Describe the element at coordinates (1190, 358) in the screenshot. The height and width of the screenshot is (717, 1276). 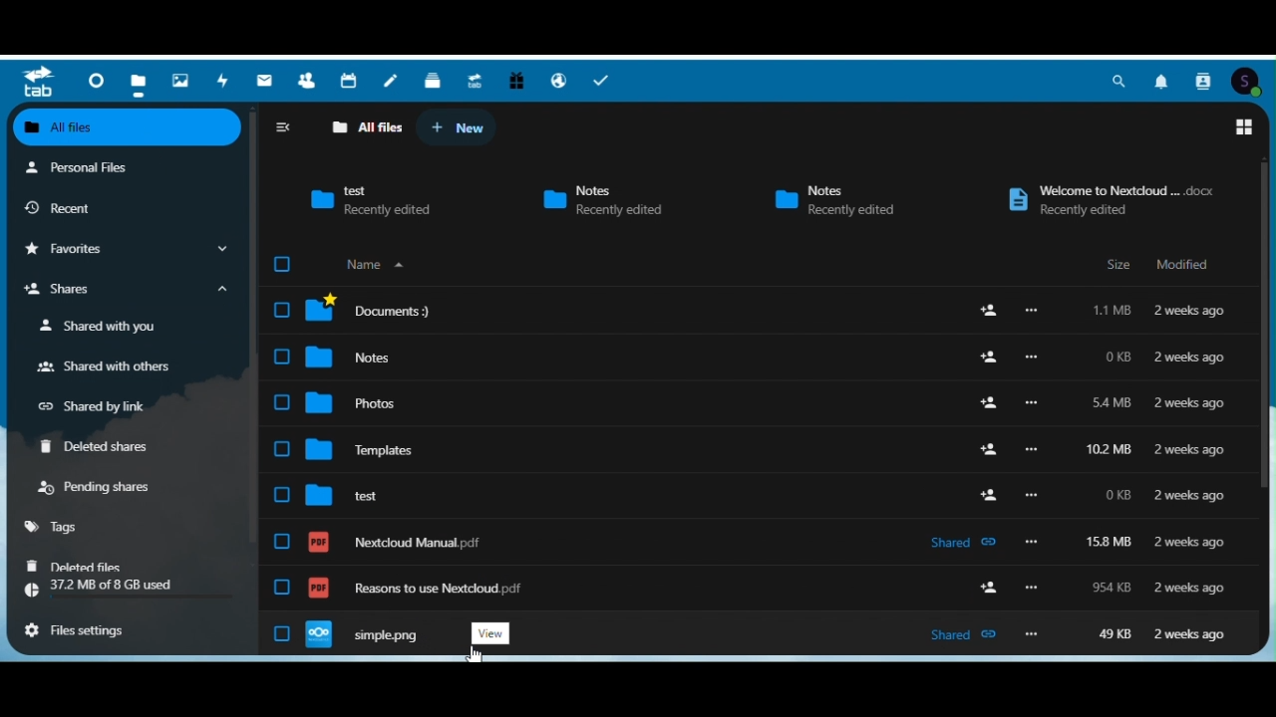
I see `modified` at that location.